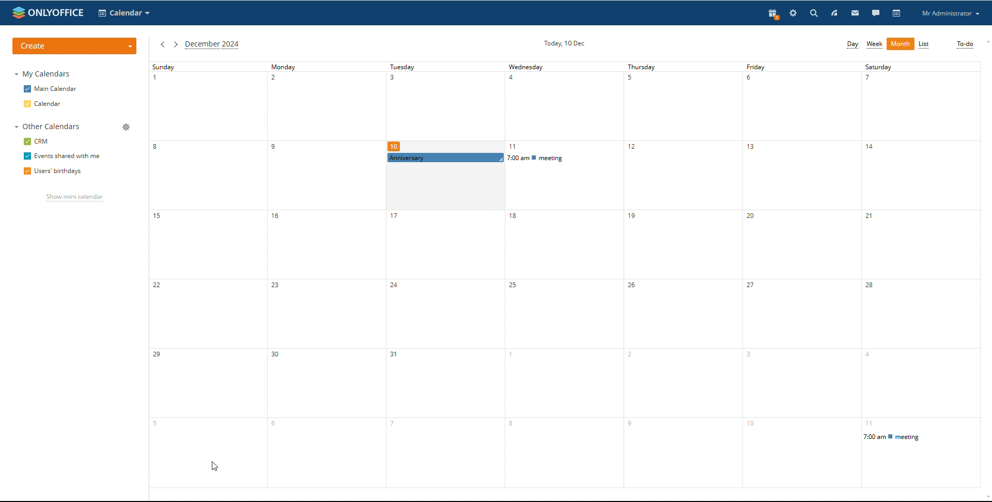 The image size is (992, 502). What do you see at coordinates (924, 44) in the screenshot?
I see `list view` at bounding box center [924, 44].